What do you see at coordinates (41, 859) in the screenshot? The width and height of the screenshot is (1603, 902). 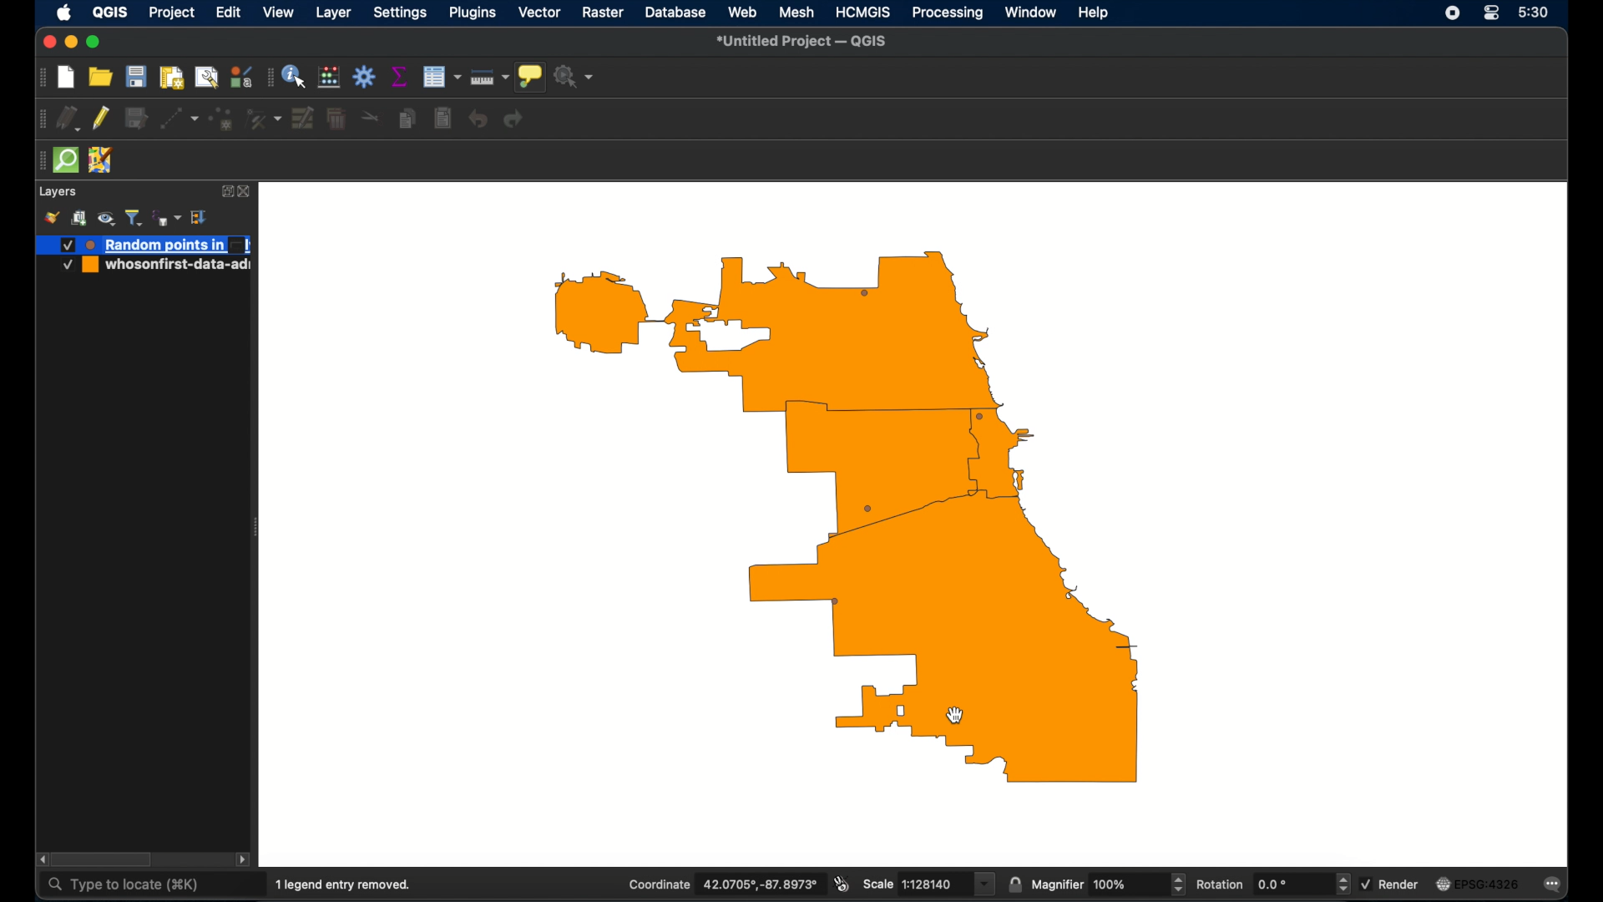 I see `scroll left arrow` at bounding box center [41, 859].